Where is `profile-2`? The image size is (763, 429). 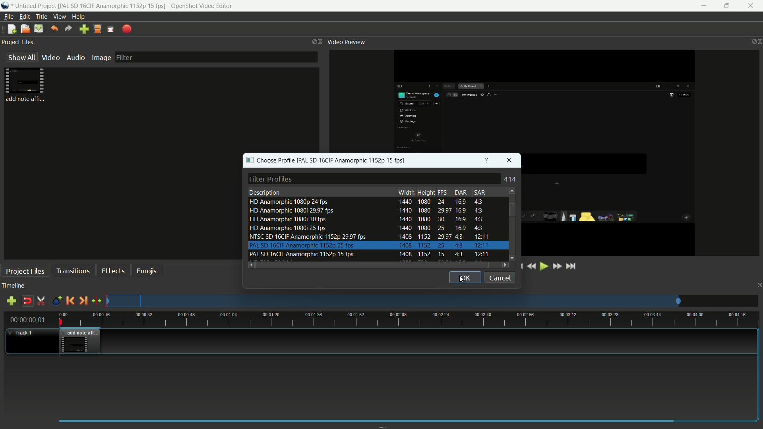 profile-2 is located at coordinates (367, 211).